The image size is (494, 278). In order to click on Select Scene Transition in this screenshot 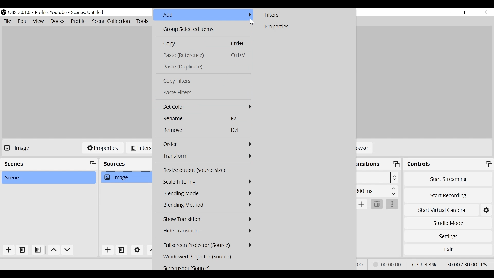, I will do `click(376, 177)`.